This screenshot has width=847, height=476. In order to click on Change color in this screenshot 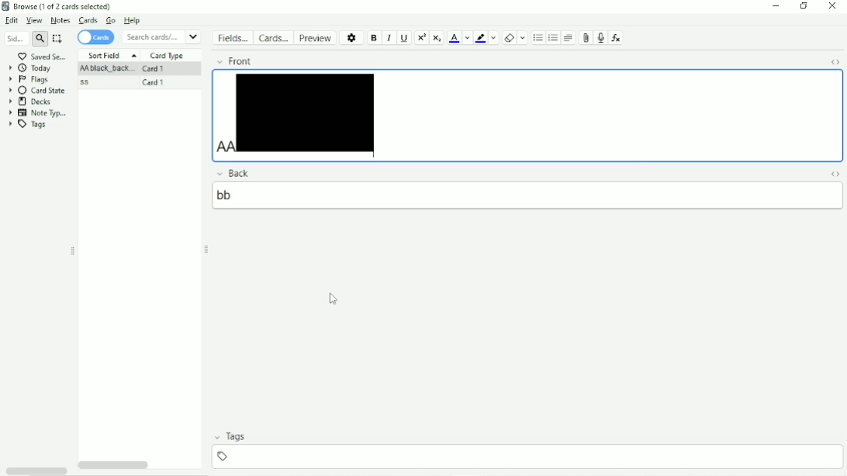, I will do `click(467, 38)`.